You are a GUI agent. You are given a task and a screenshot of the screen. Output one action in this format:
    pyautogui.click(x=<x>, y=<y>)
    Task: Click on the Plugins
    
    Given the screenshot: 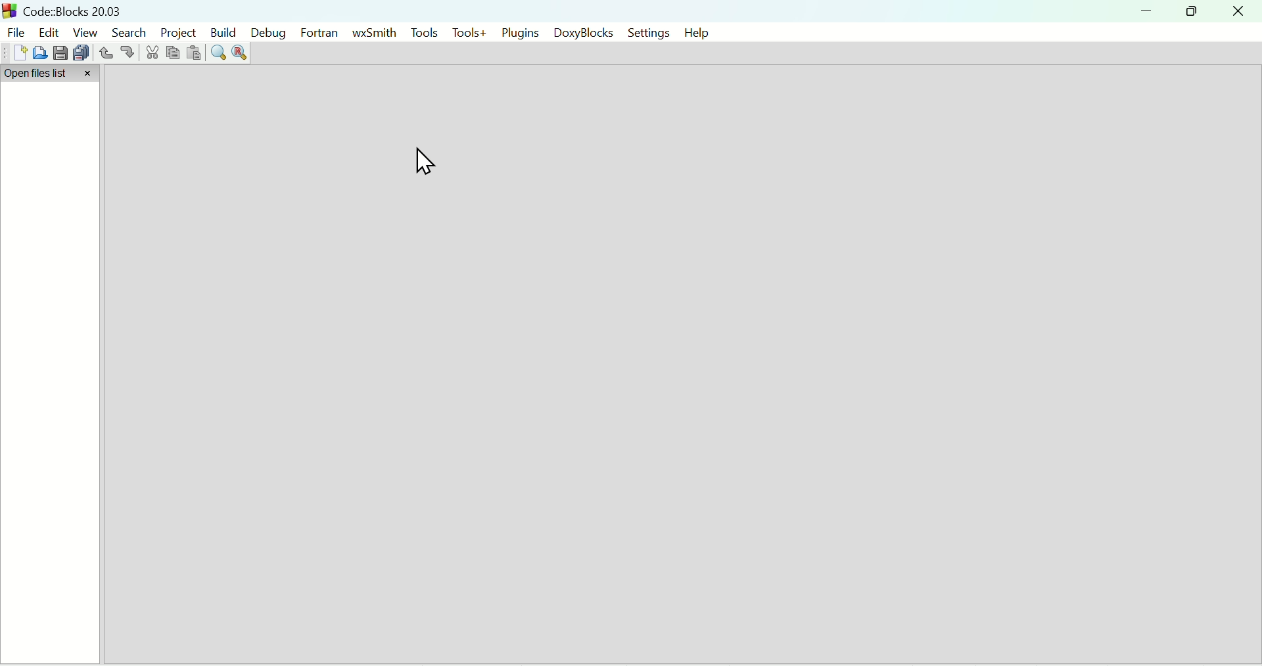 What is the action you would take?
    pyautogui.click(x=520, y=31)
    